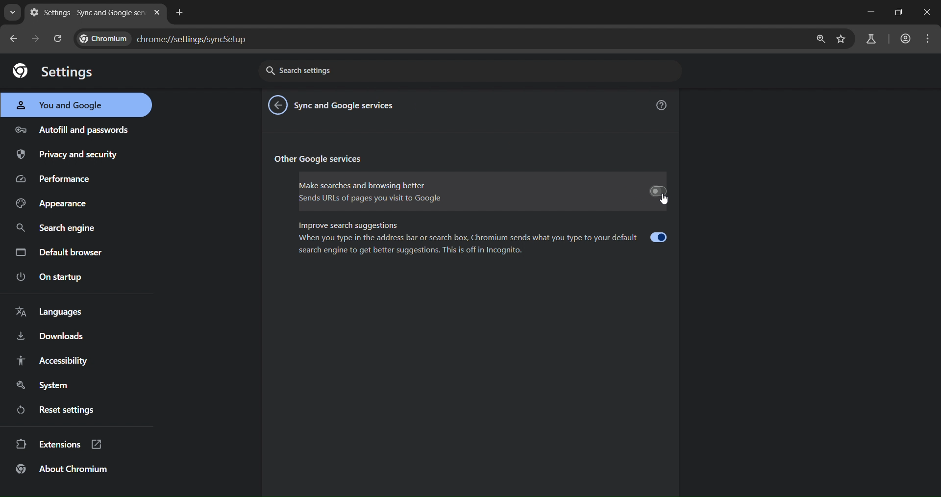 This screenshot has width=941, height=497. Describe the element at coordinates (326, 159) in the screenshot. I see `Other Google services` at that location.